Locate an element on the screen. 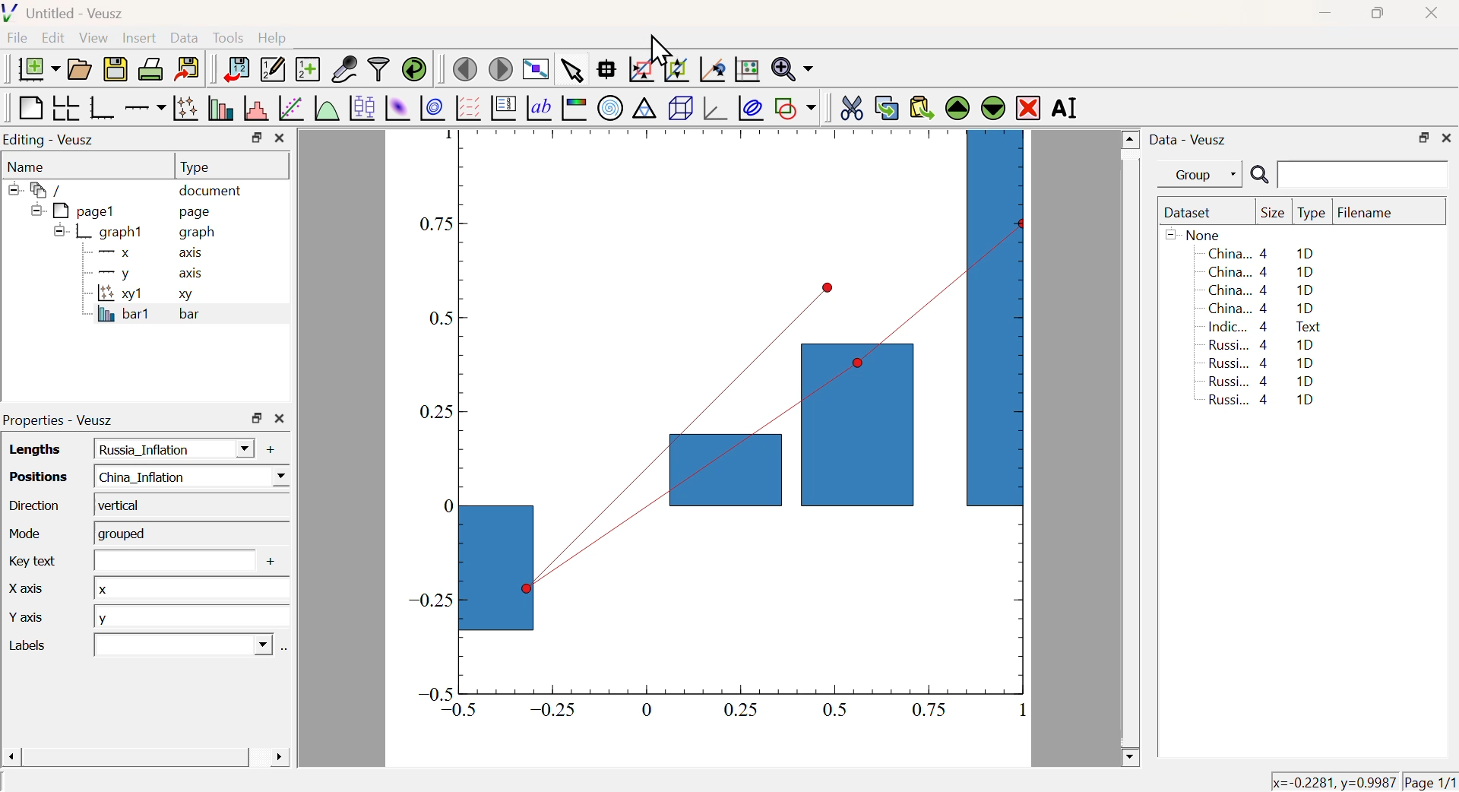 The image size is (1459, 792). y axis is located at coordinates (143, 273).